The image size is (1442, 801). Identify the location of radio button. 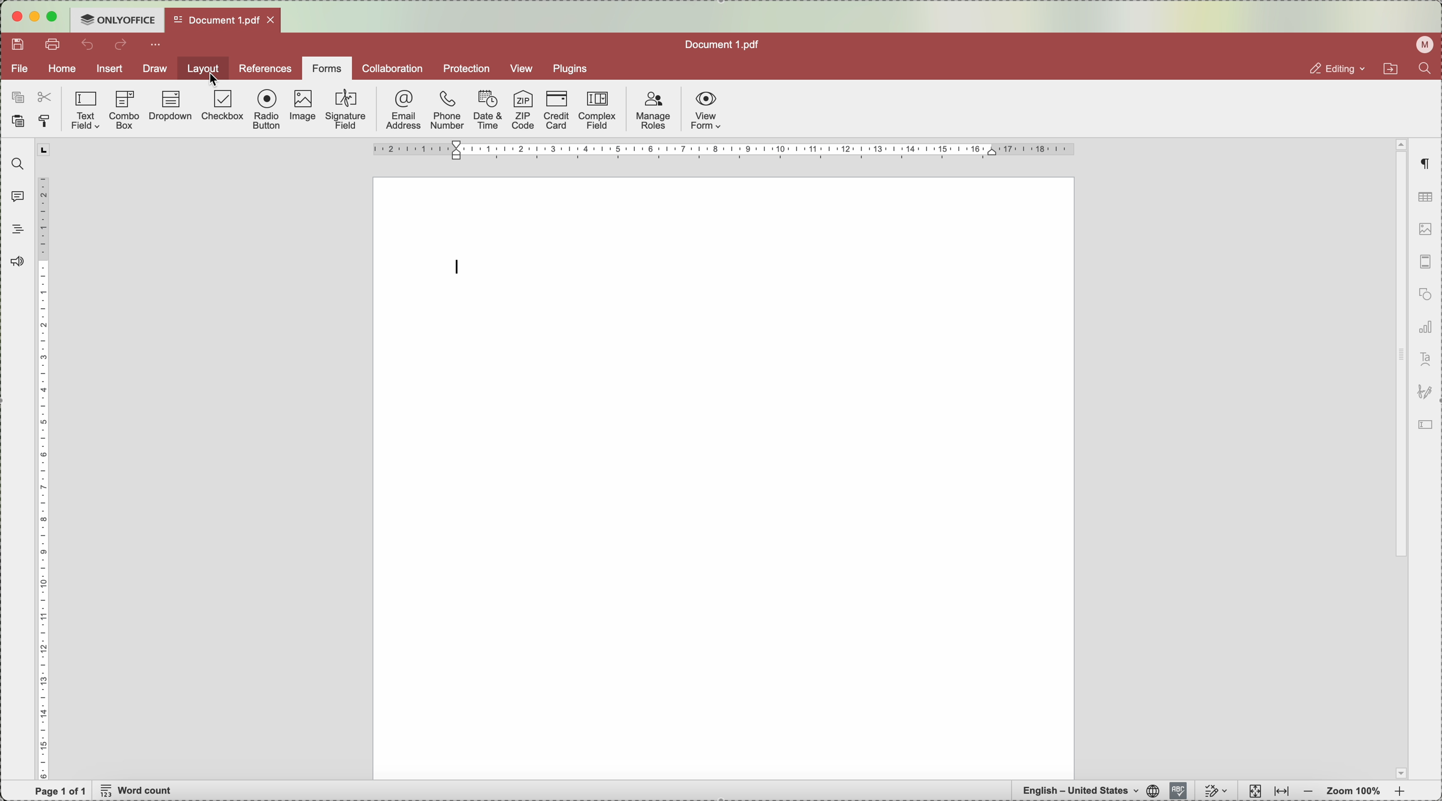
(266, 111).